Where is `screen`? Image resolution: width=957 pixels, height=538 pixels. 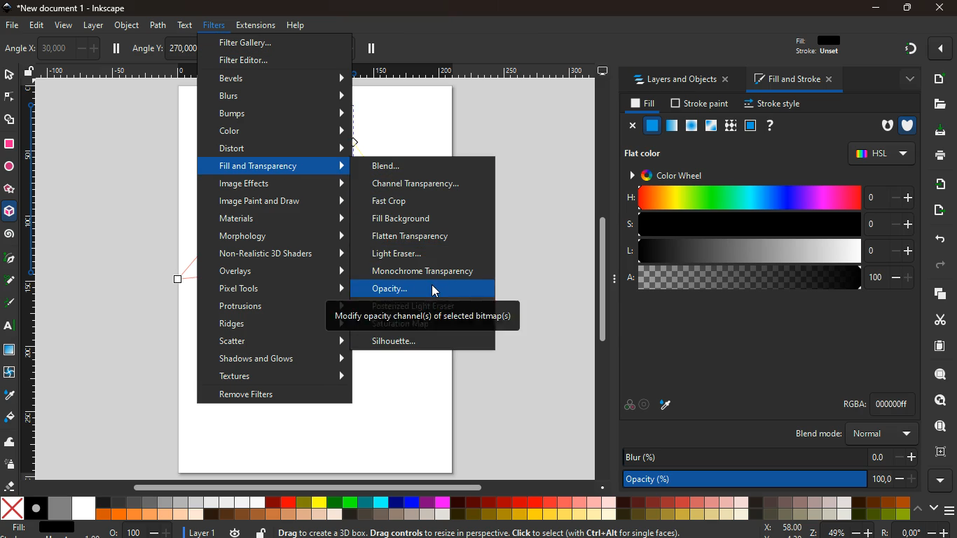 screen is located at coordinates (11, 352).